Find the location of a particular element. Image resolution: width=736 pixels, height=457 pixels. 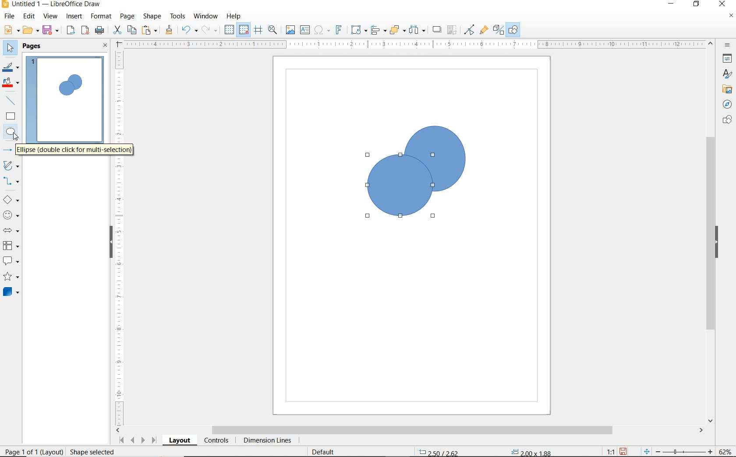

EDIT is located at coordinates (29, 16).